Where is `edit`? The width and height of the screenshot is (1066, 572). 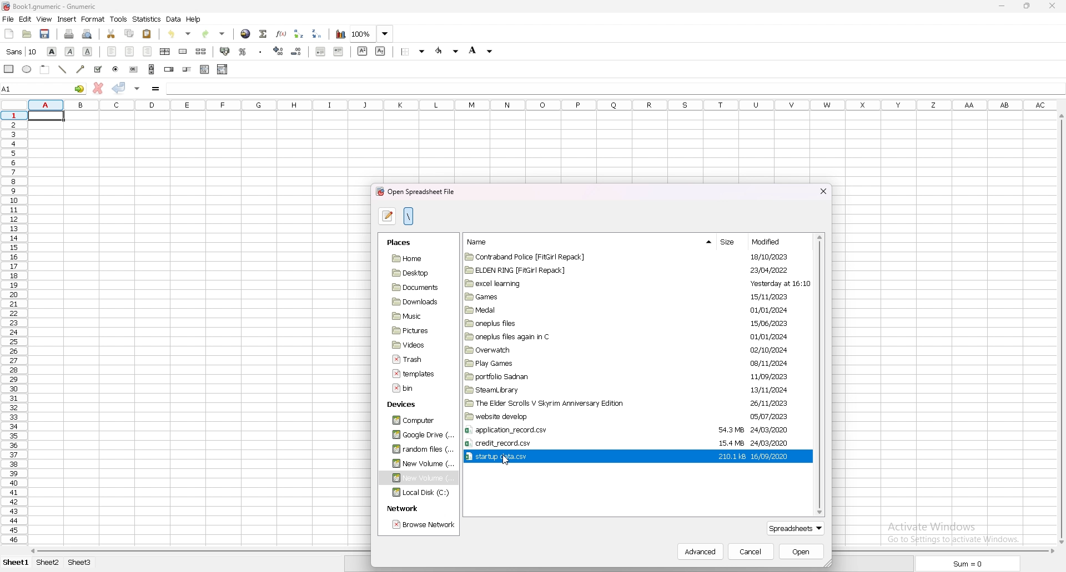
edit is located at coordinates (25, 19).